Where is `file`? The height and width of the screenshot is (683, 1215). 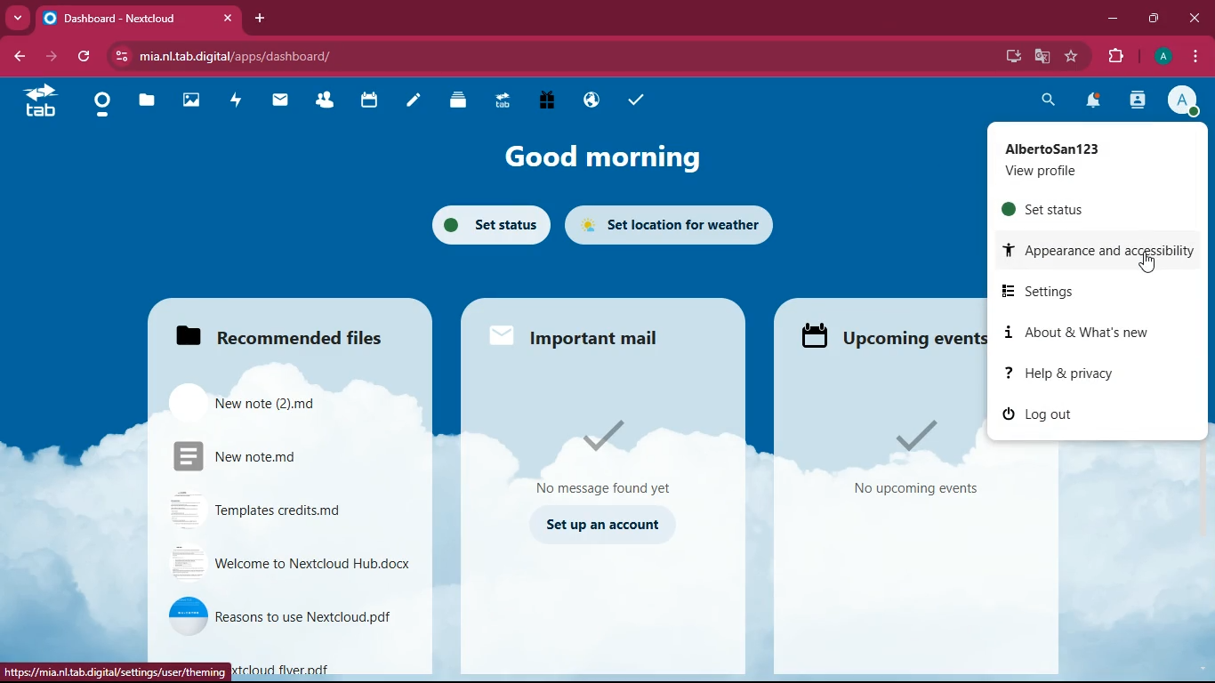 file is located at coordinates (268, 454).